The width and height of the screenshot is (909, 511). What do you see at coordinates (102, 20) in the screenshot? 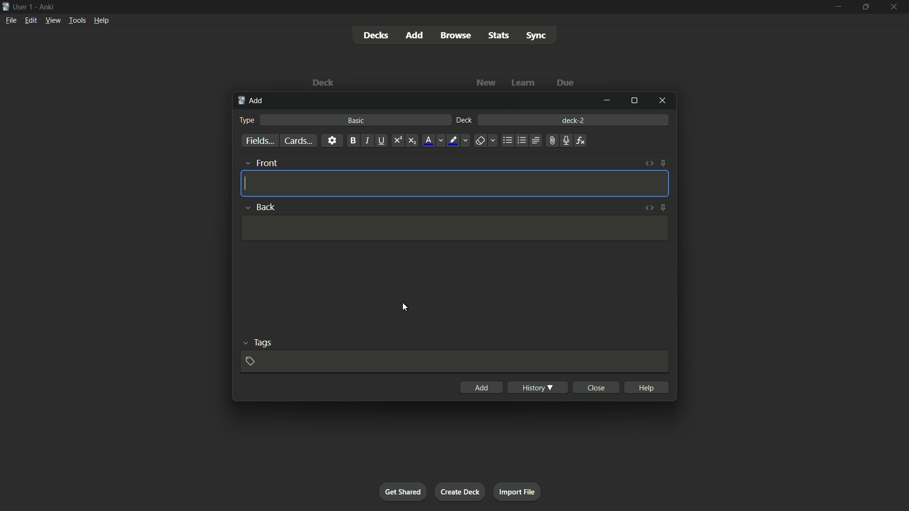
I see `help menu` at bounding box center [102, 20].